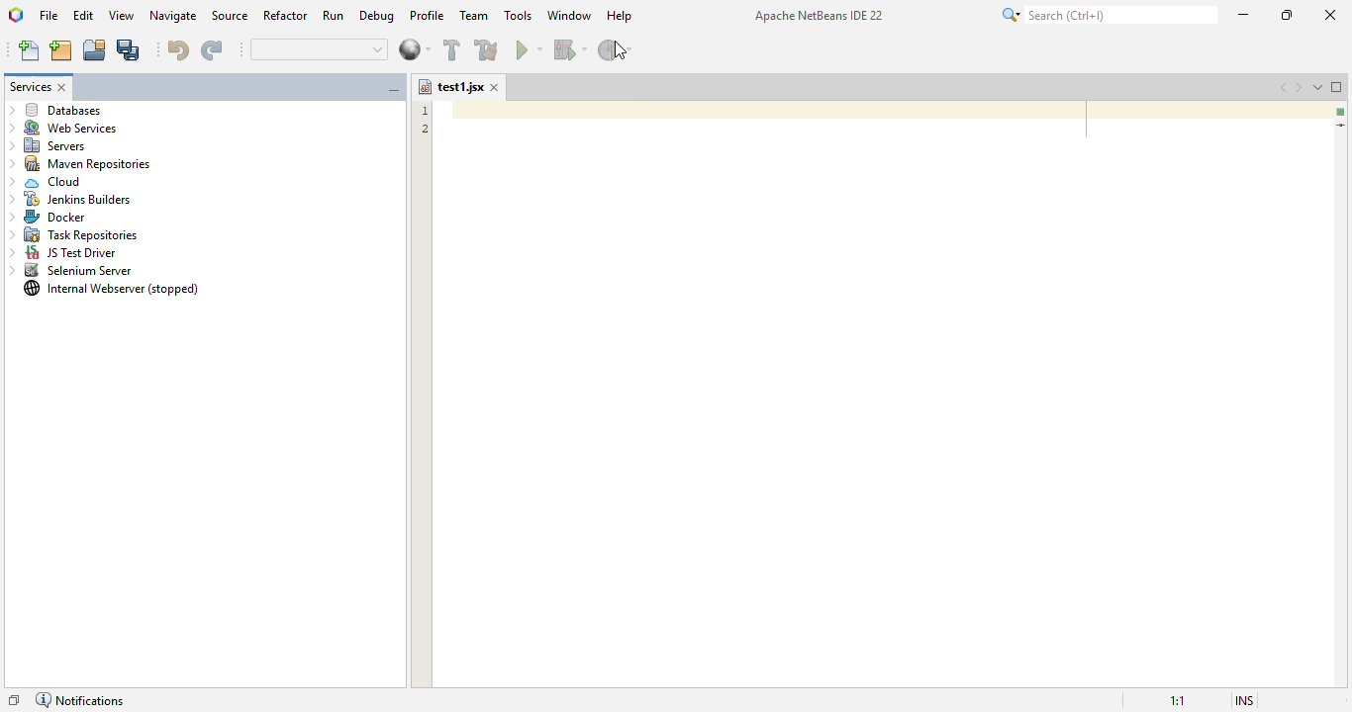  I want to click on debug project, so click(571, 49).